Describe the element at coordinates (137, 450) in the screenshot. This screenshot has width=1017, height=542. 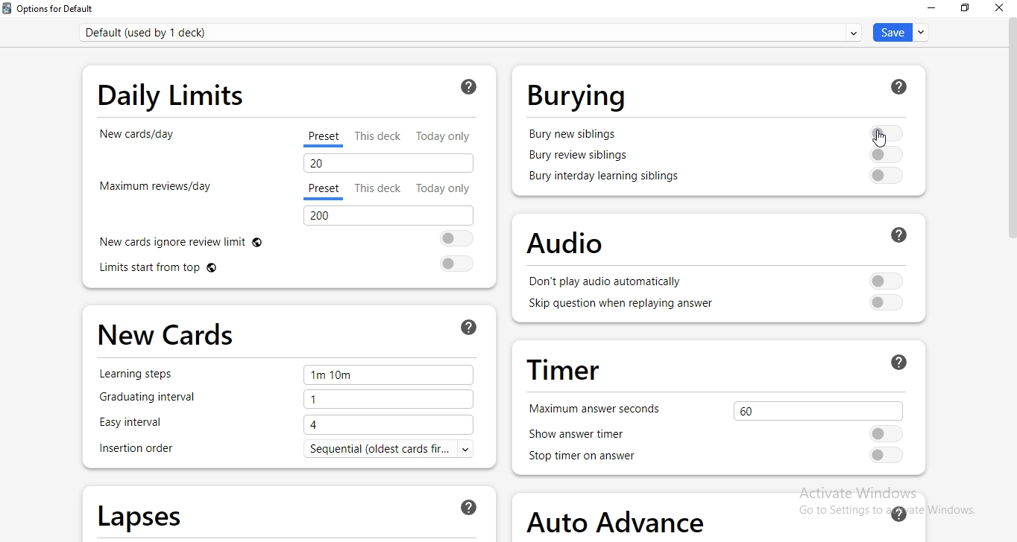
I see `insertion order` at that location.